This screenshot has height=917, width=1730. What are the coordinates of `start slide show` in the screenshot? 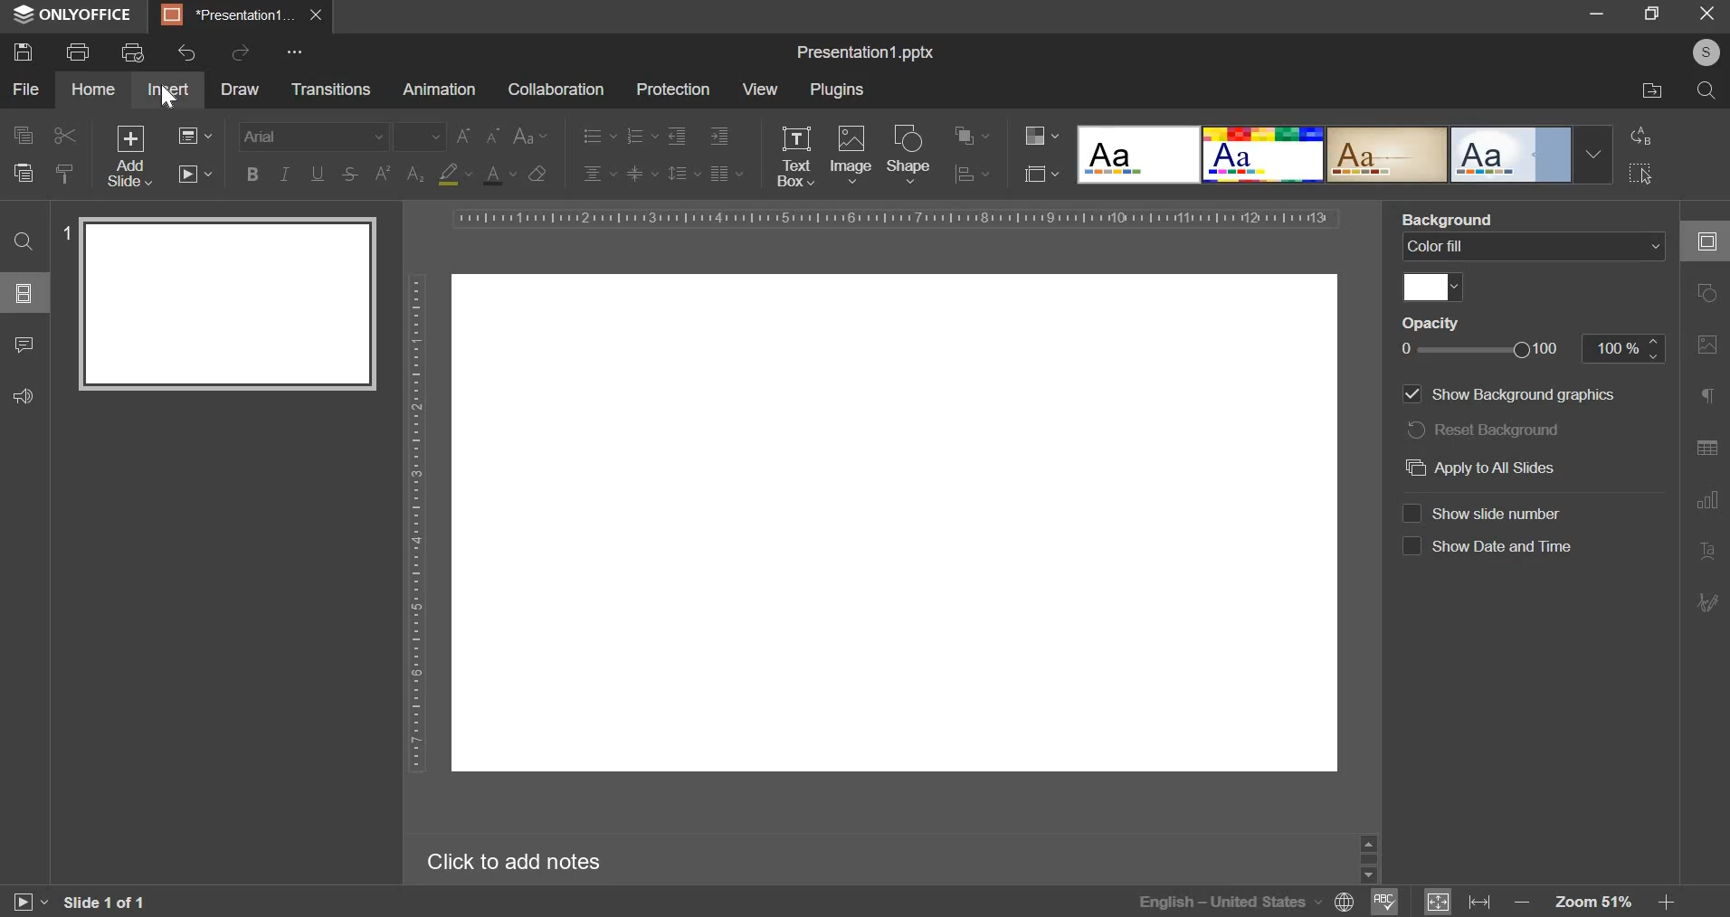 It's located at (28, 903).